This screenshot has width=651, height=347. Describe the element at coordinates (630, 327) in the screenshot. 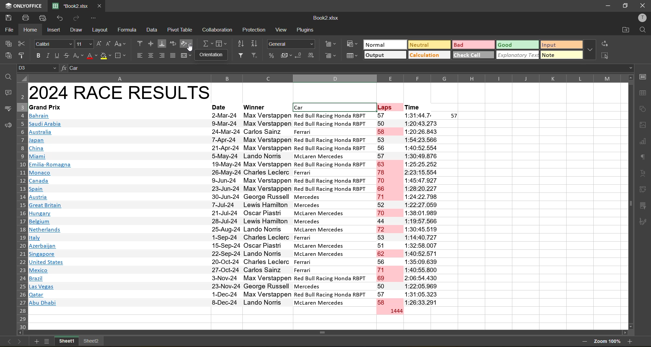

I see `Scroll down` at that location.